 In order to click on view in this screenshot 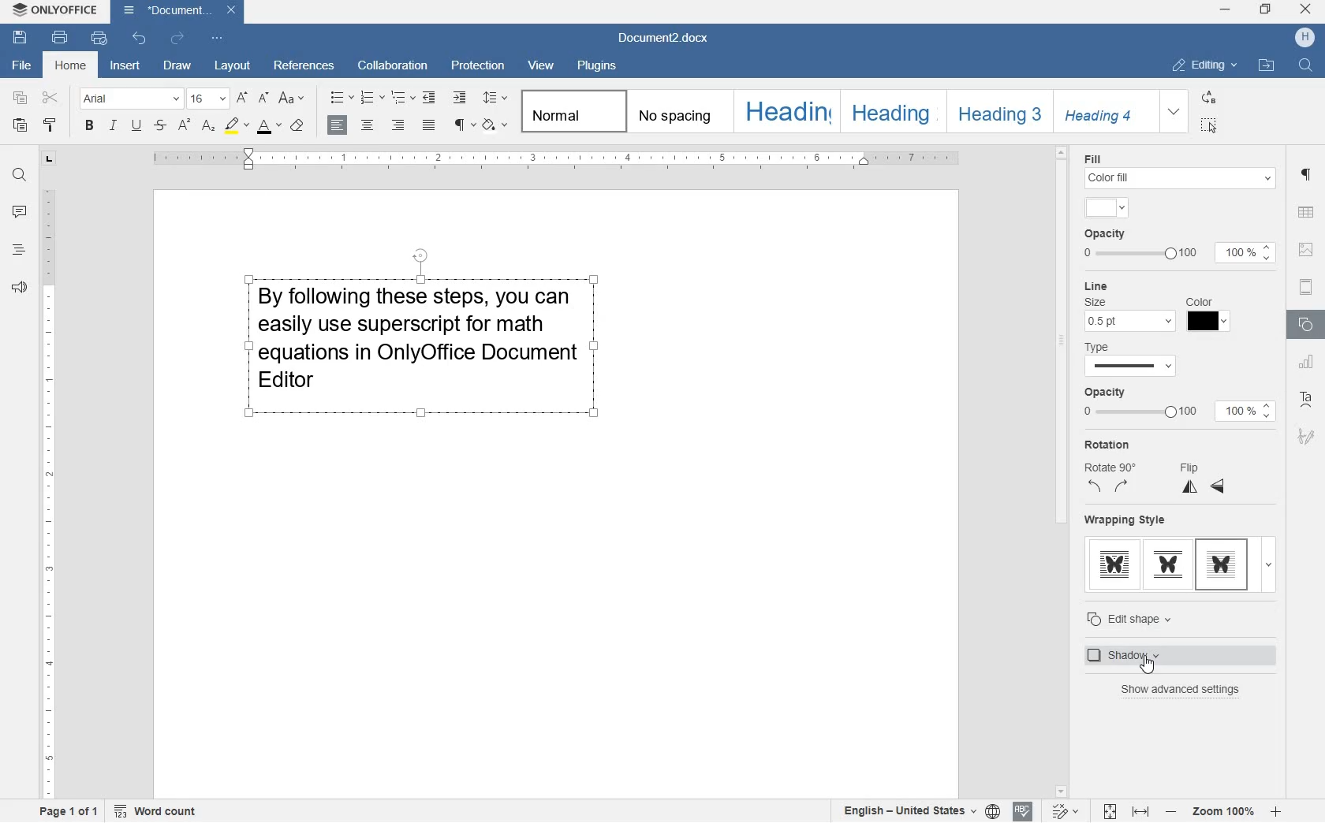, I will do `click(542, 66)`.